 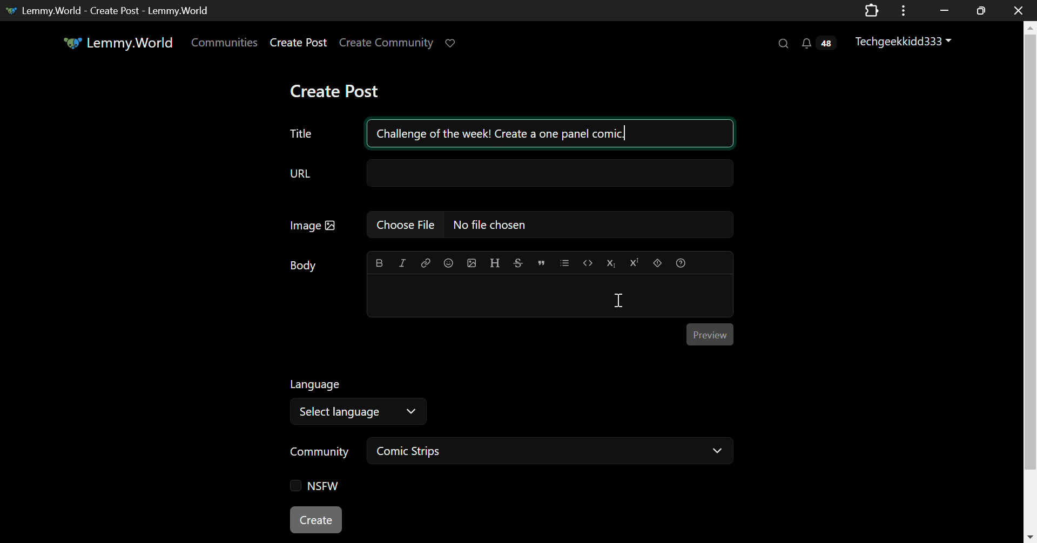 What do you see at coordinates (905, 42) in the screenshot?
I see `Techgeekkidd333` at bounding box center [905, 42].